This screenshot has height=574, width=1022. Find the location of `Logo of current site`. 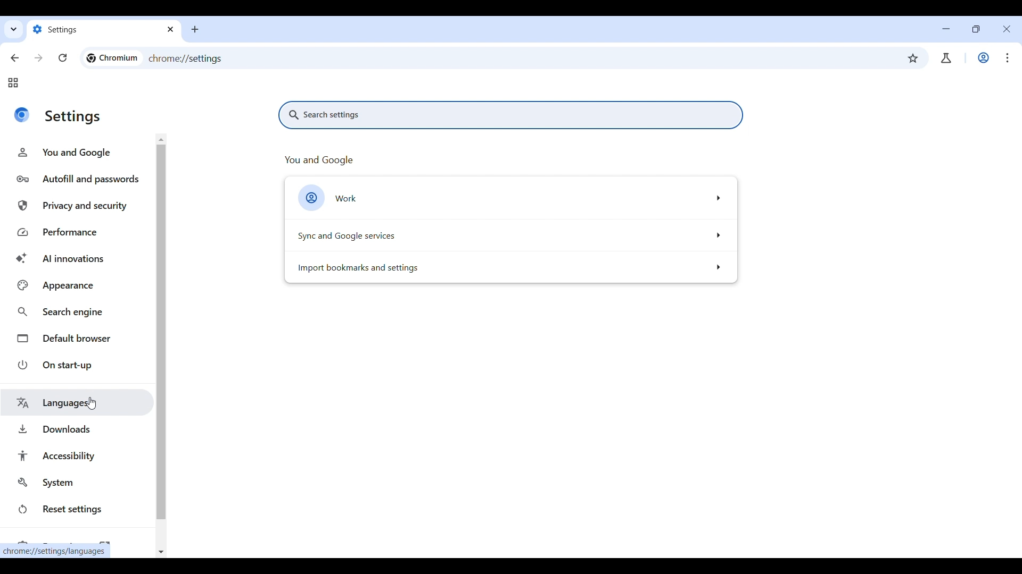

Logo of current site is located at coordinates (21, 115).